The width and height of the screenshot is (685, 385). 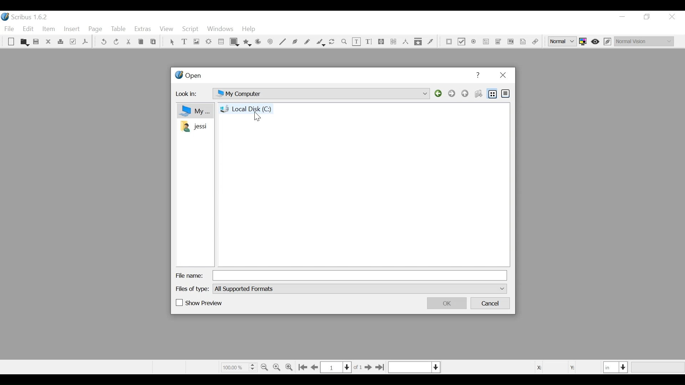 What do you see at coordinates (585, 41) in the screenshot?
I see `Toggle color` at bounding box center [585, 41].